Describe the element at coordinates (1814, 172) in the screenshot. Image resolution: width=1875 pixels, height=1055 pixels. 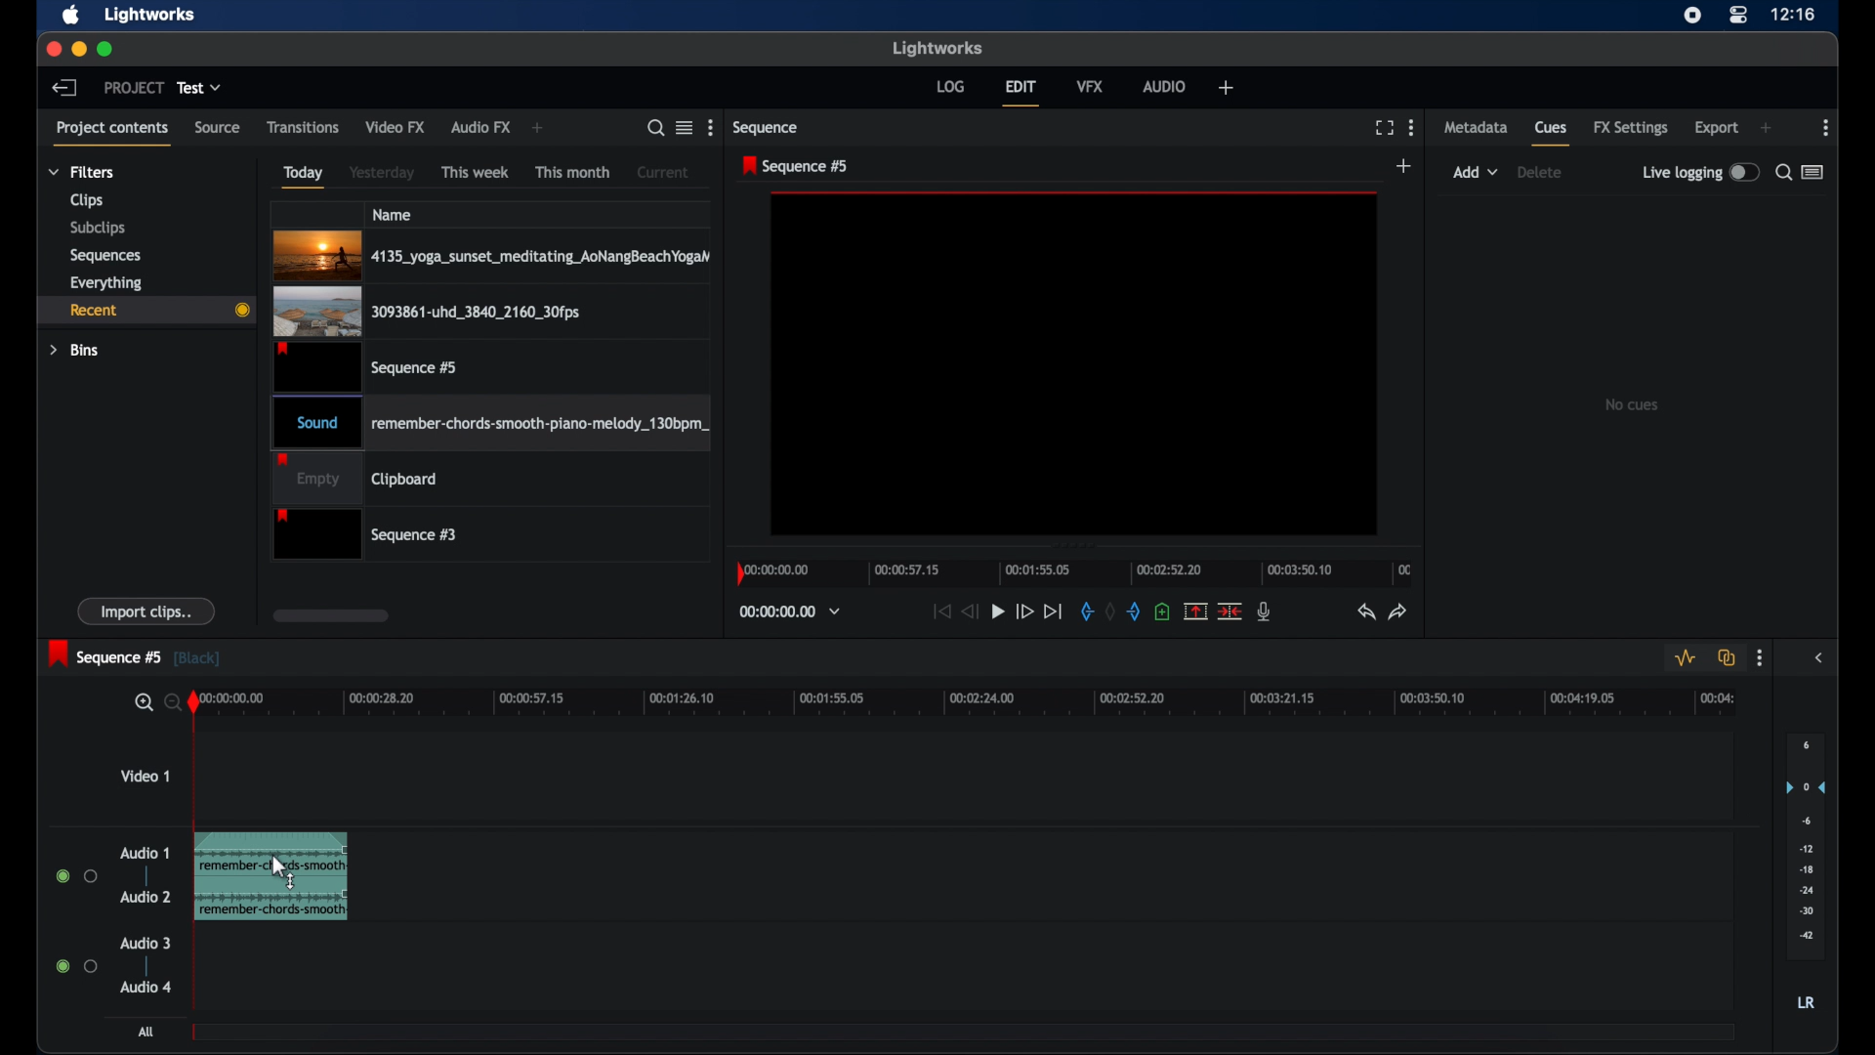
I see `toggle list or logger view` at that location.